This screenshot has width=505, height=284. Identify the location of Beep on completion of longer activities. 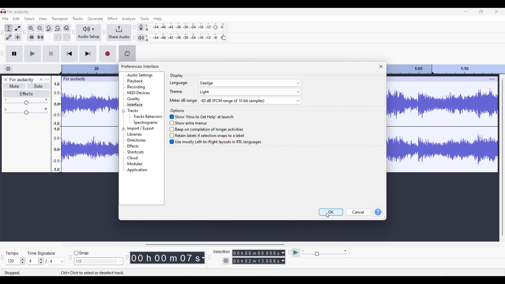
(208, 129).